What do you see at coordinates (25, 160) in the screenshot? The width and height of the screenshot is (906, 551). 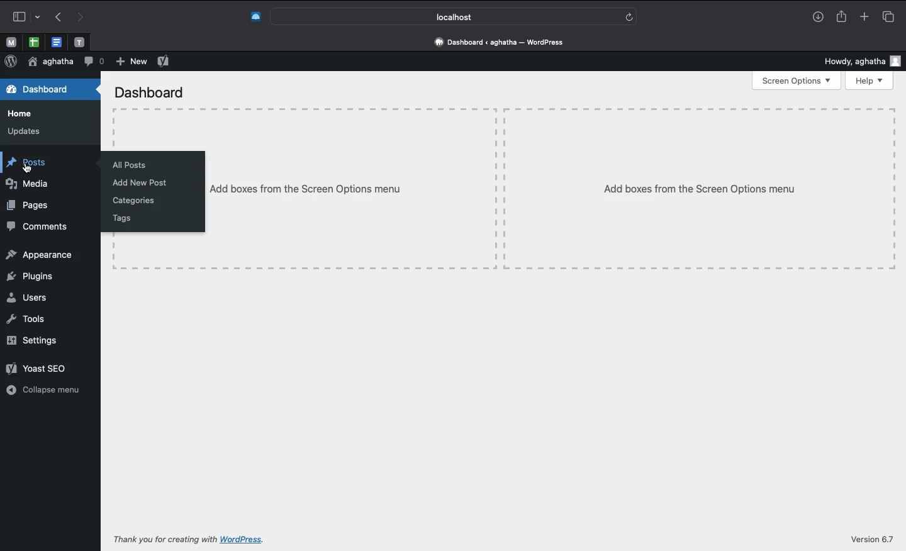 I see `Posts` at bounding box center [25, 160].